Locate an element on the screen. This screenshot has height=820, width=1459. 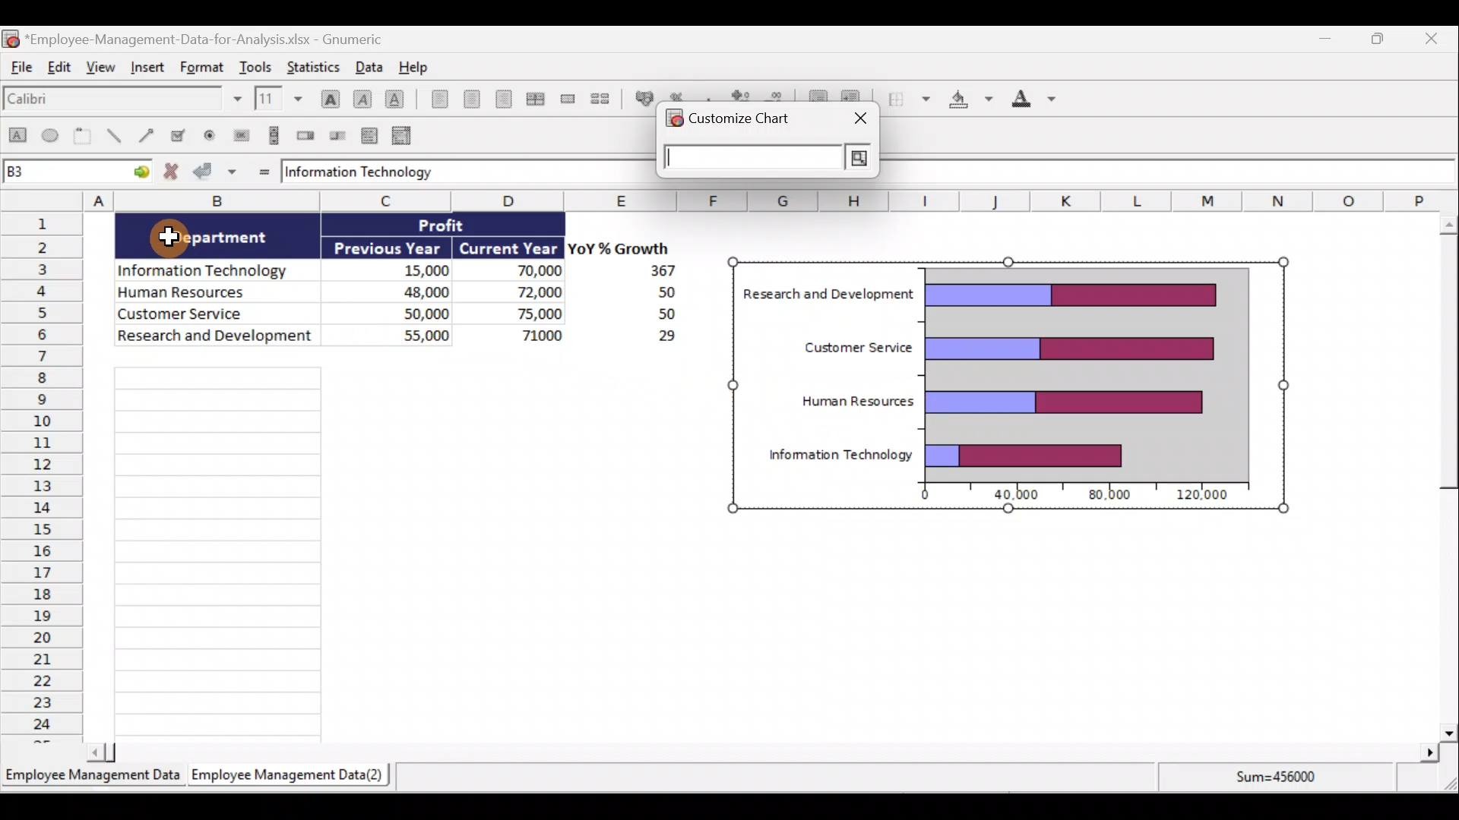
Bold is located at coordinates (328, 98).